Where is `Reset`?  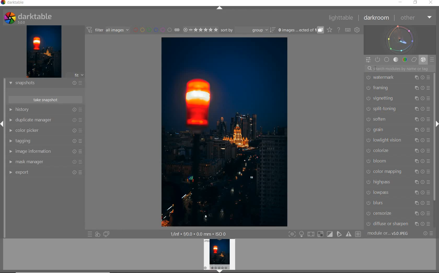
Reset is located at coordinates (73, 172).